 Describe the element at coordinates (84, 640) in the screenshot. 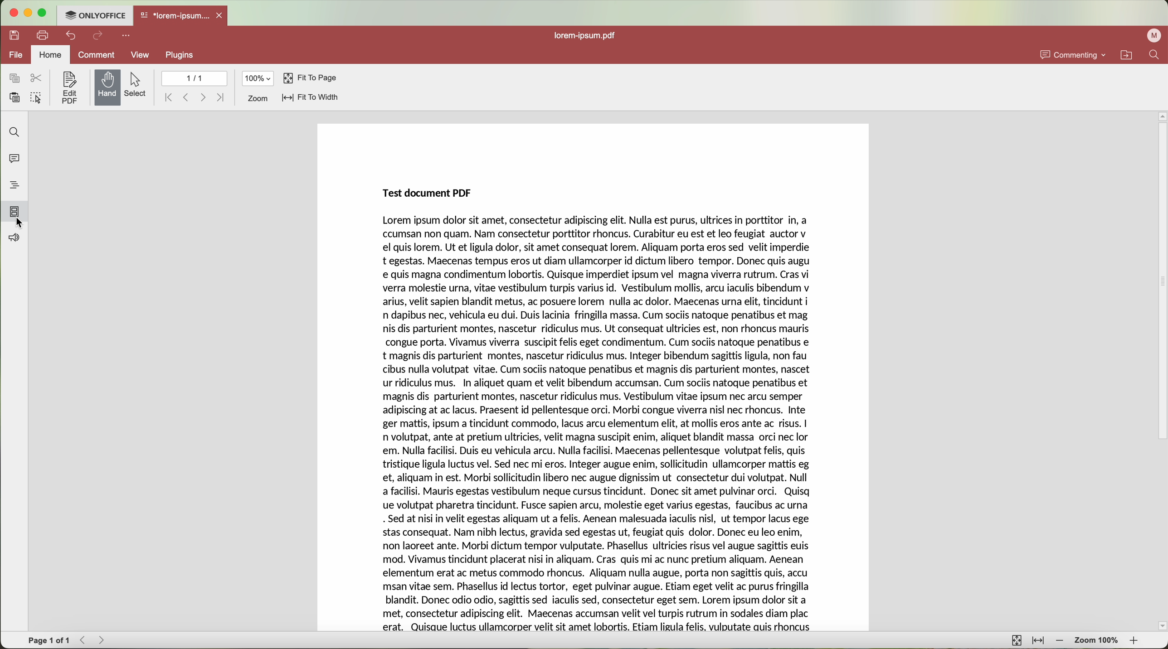

I see `Backward` at that location.